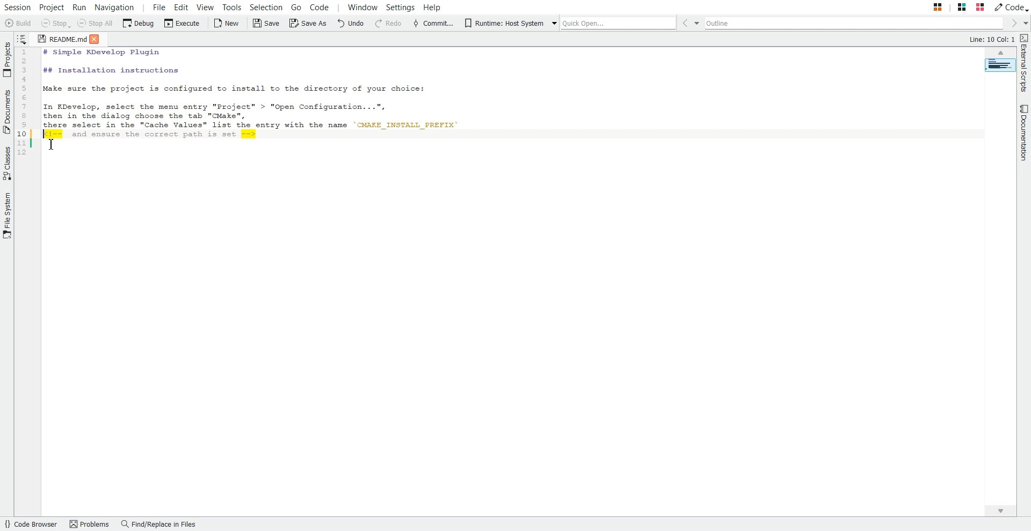 The height and width of the screenshot is (531, 1031). I want to click on Stack, so click(950, 6).